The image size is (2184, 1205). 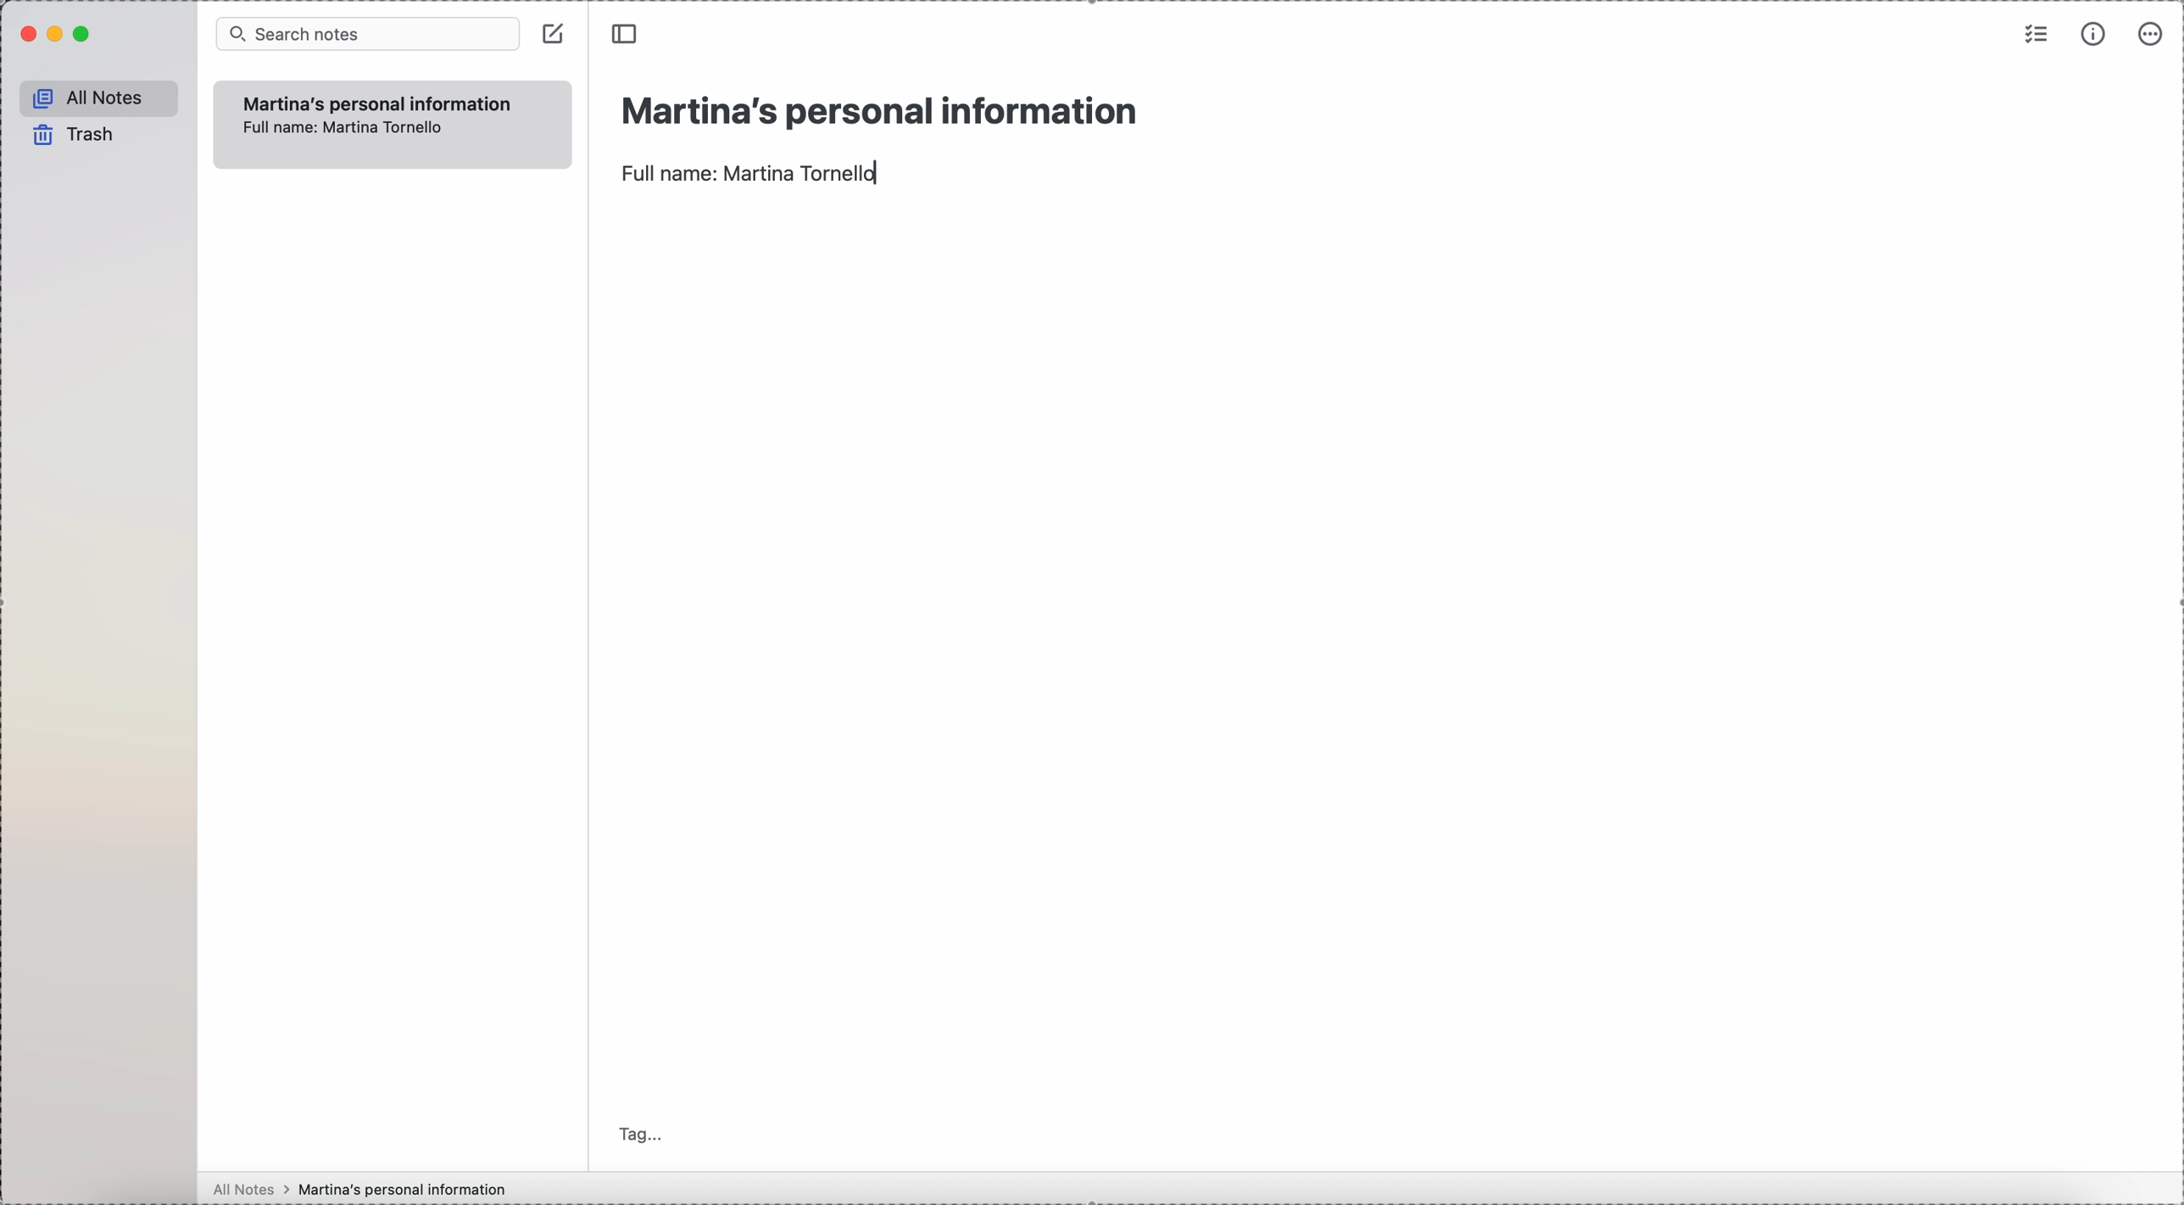 What do you see at coordinates (377, 121) in the screenshot?
I see `Martina's personal information Full name: Martina Tornello` at bounding box center [377, 121].